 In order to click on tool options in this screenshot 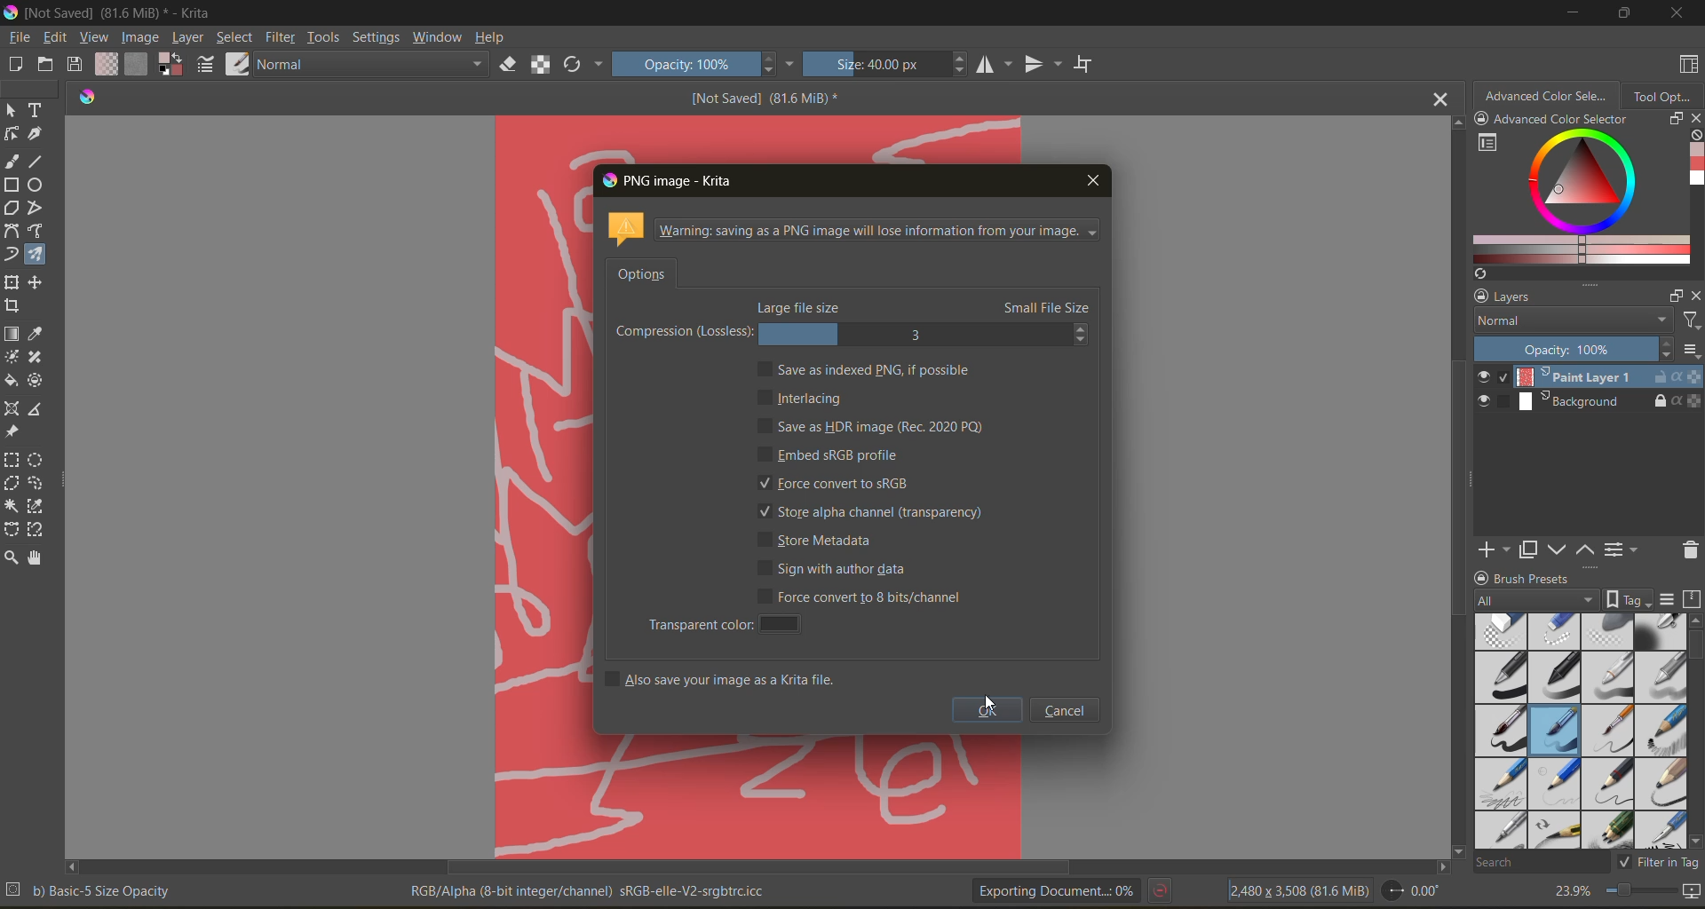, I will do `click(1663, 95)`.